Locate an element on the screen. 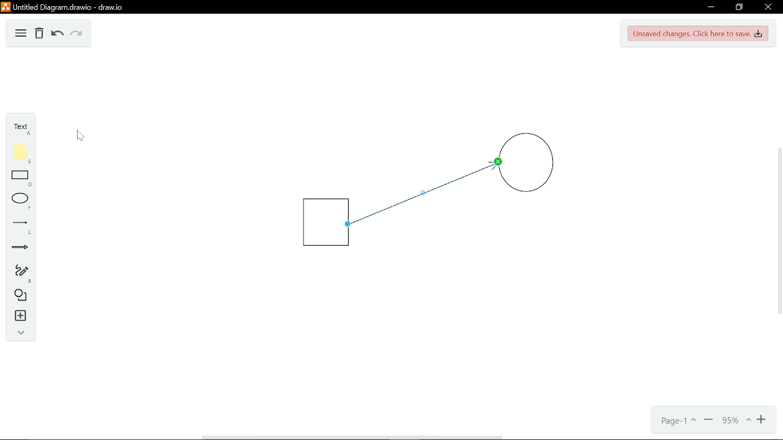 The width and height of the screenshot is (783, 440). Text is located at coordinates (16, 126).